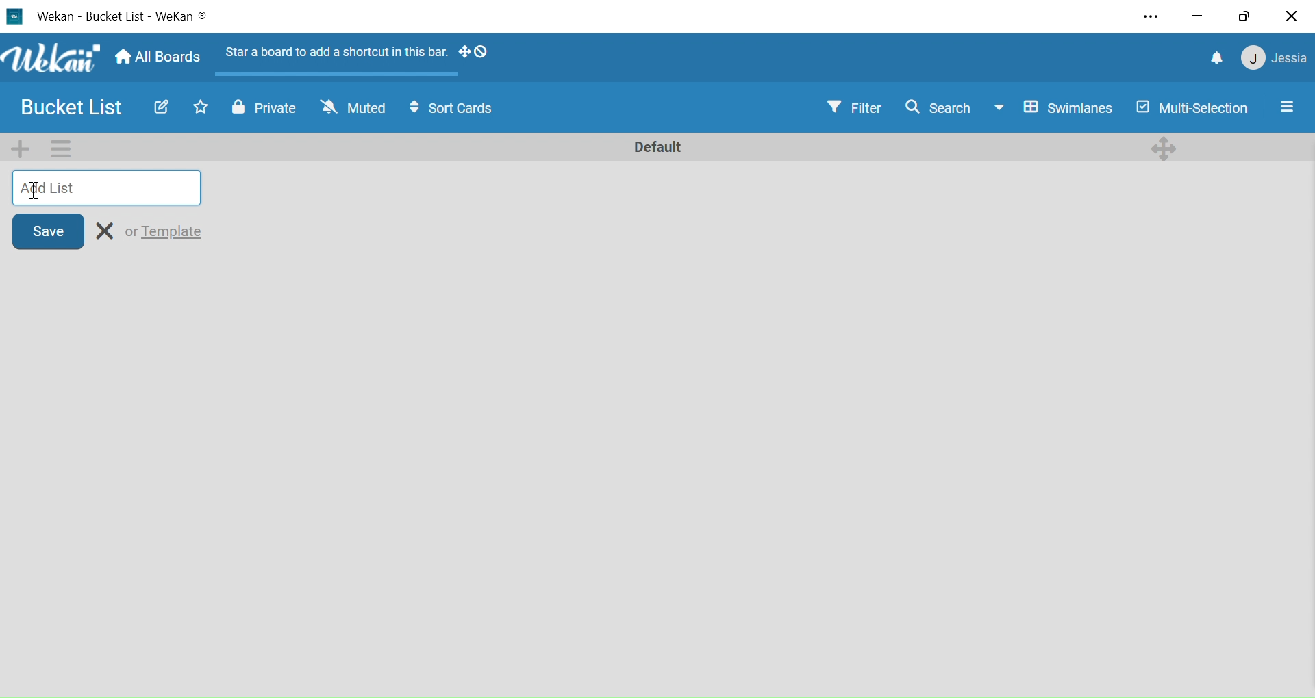 This screenshot has height=698, width=1315. What do you see at coordinates (1290, 60) in the screenshot?
I see `Username` at bounding box center [1290, 60].